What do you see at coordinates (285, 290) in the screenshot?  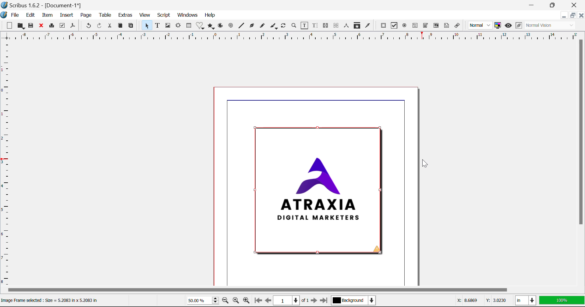 I see `Horizontal Scroll Bar` at bounding box center [285, 290].